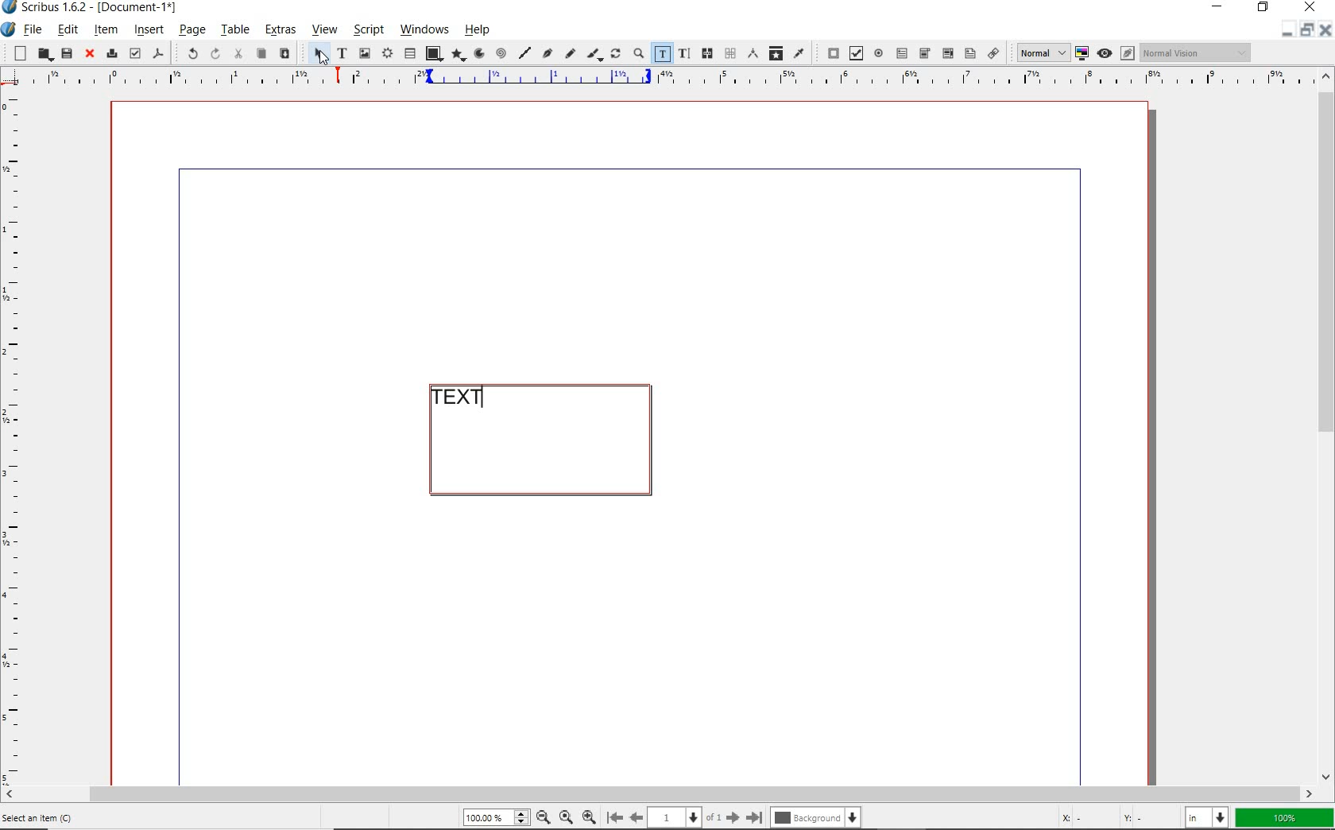  Describe the element at coordinates (1105, 53) in the screenshot. I see `preview mode` at that location.